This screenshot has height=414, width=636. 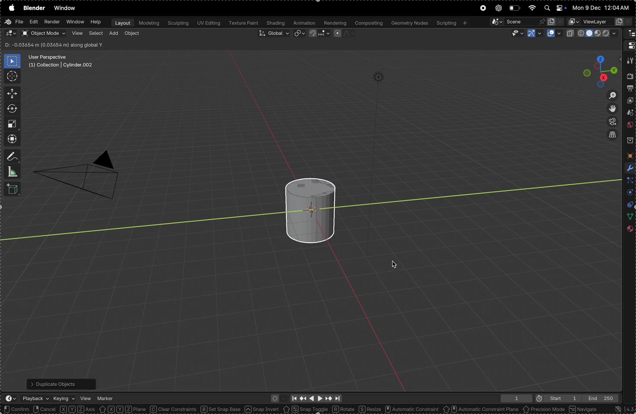 I want to click on version, so click(x=621, y=409).